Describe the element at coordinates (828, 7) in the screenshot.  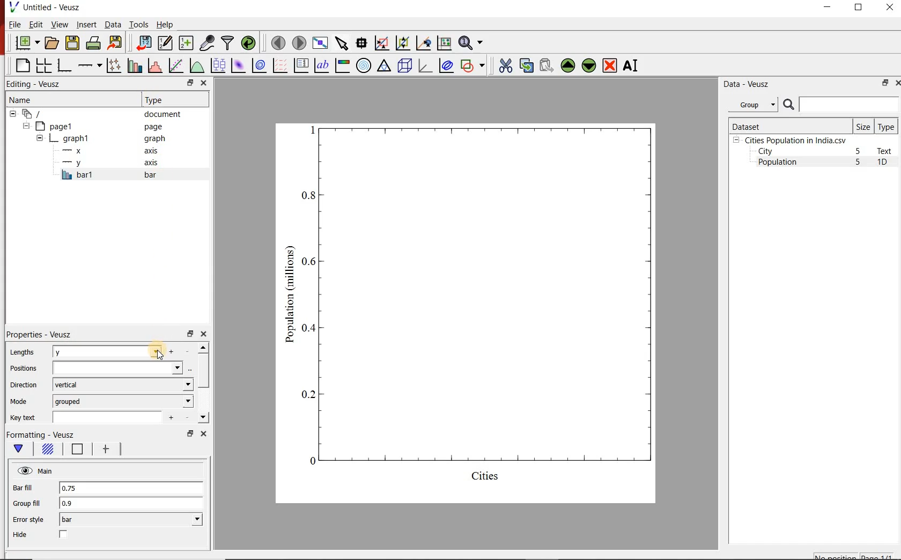
I see `MINIMIZE` at that location.